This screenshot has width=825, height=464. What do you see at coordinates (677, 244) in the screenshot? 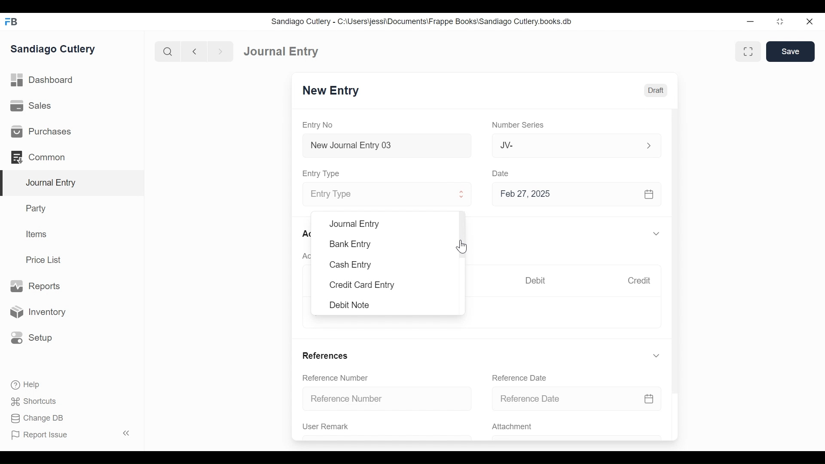
I see `Vertical Scroll bar` at bounding box center [677, 244].